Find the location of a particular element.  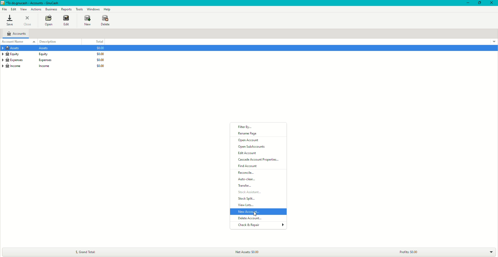

Stock Assistant is located at coordinates (254, 193).